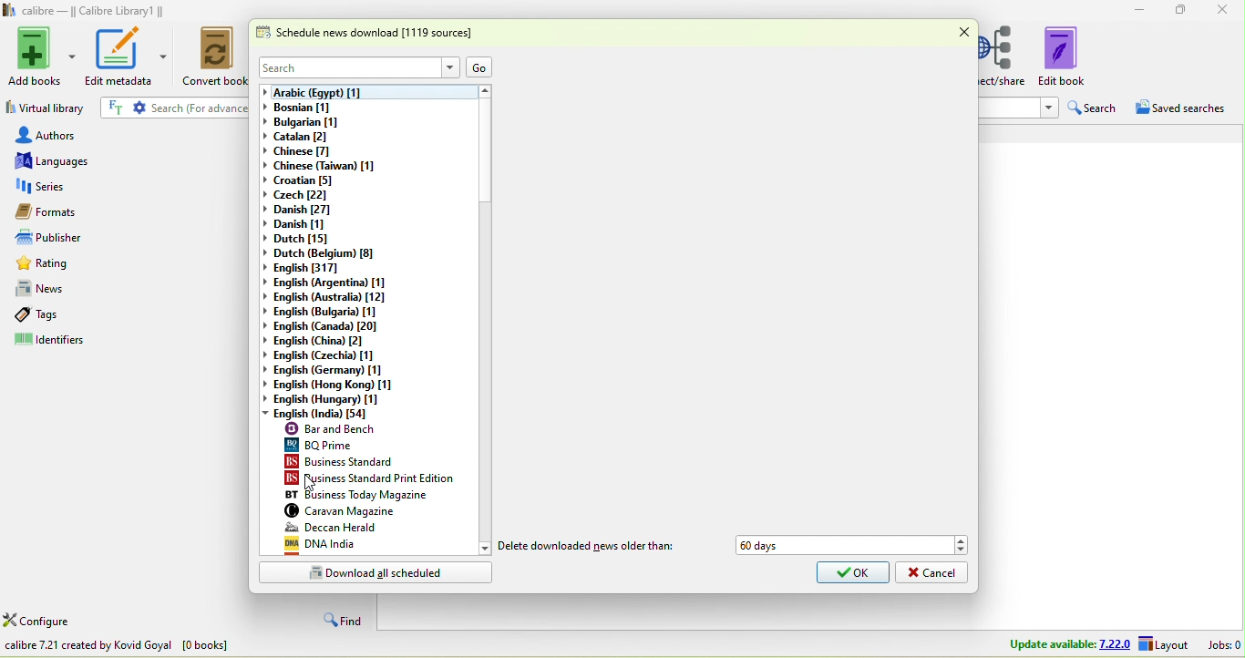 Image resolution: width=1245 pixels, height=658 pixels. I want to click on english[317], so click(322, 268).